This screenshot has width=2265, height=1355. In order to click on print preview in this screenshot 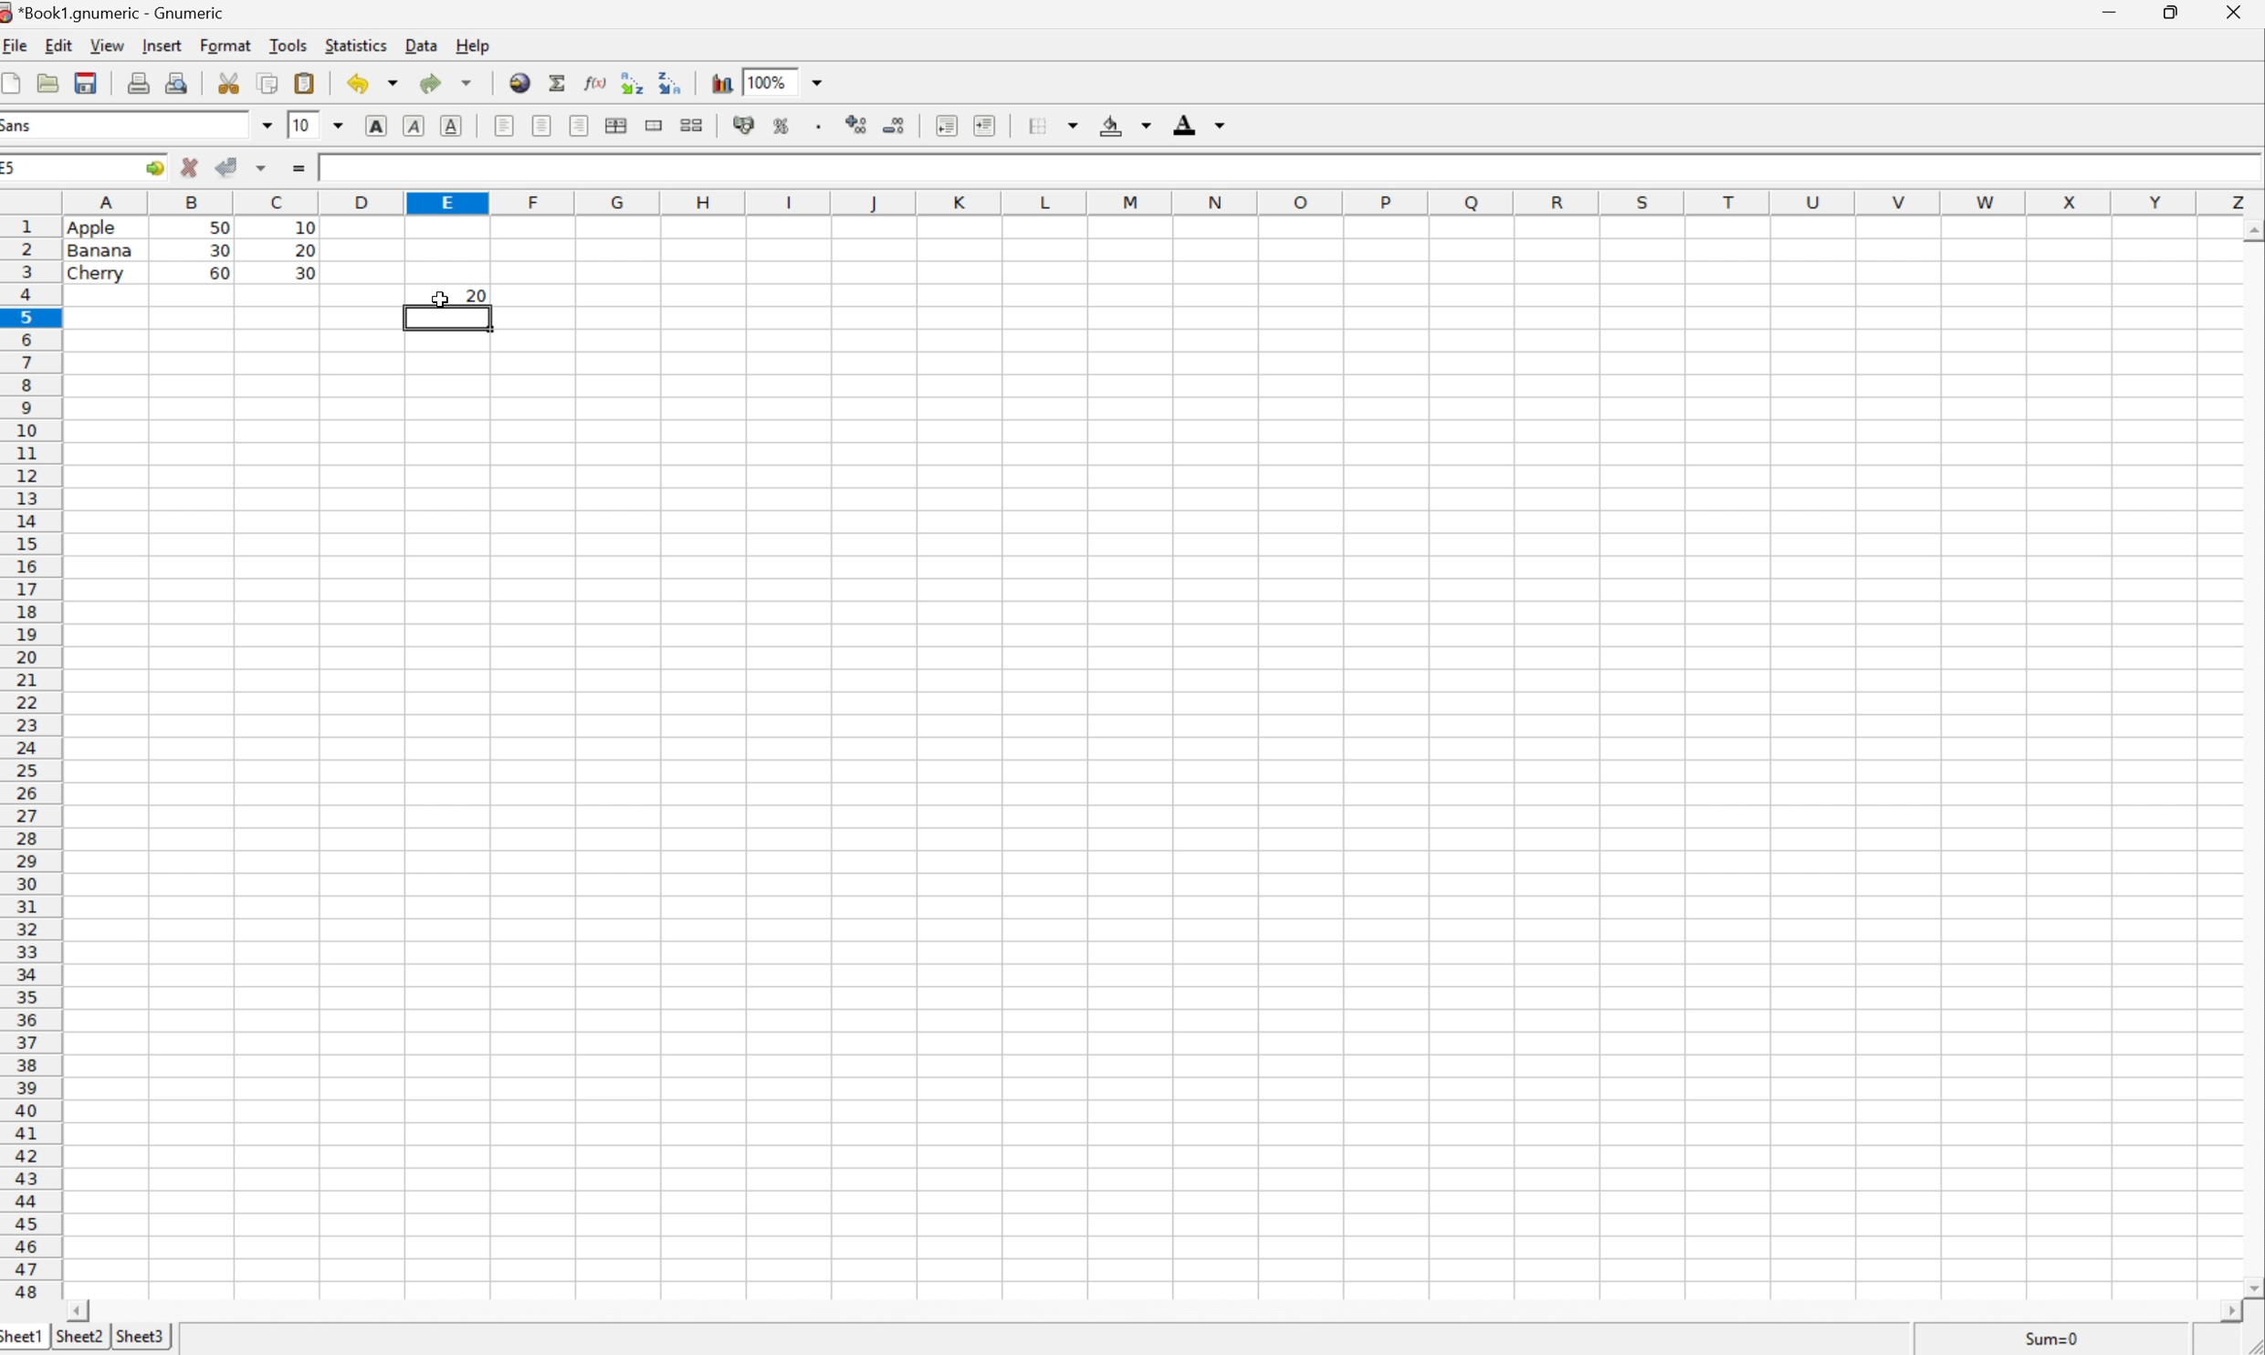, I will do `click(179, 81)`.